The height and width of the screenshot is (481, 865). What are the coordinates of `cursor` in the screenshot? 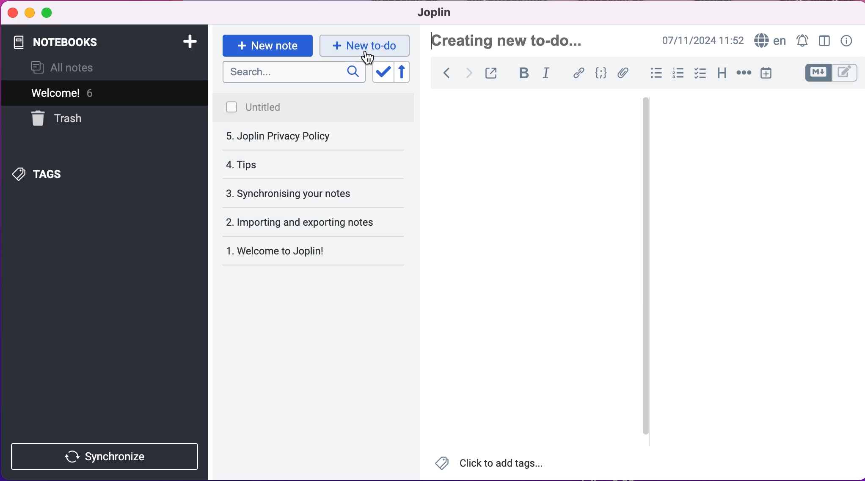 It's located at (366, 57).